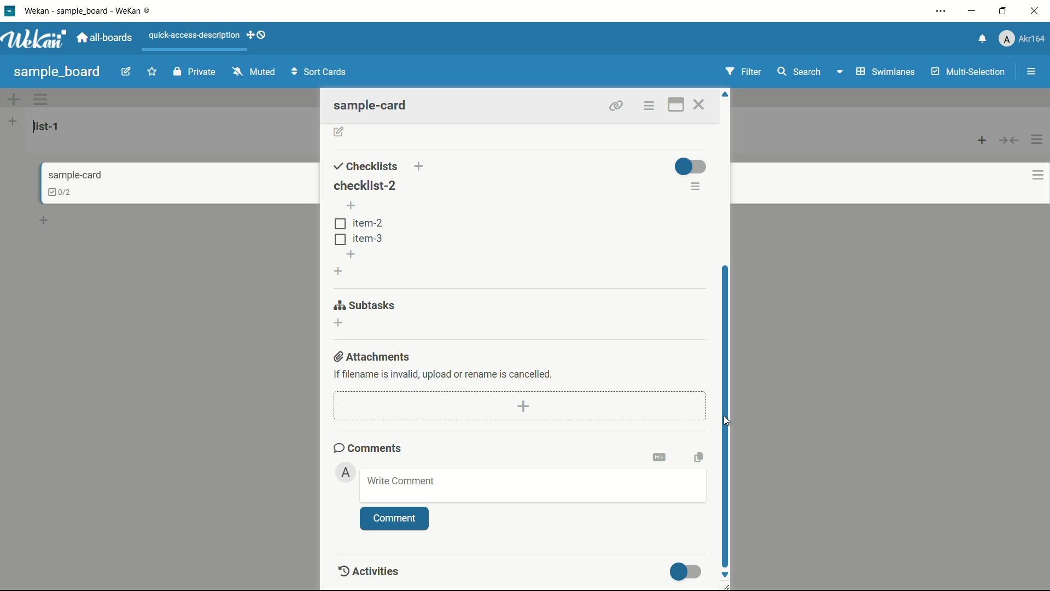 The image size is (1050, 591). What do you see at coordinates (1031, 72) in the screenshot?
I see `show/hide sidebar` at bounding box center [1031, 72].